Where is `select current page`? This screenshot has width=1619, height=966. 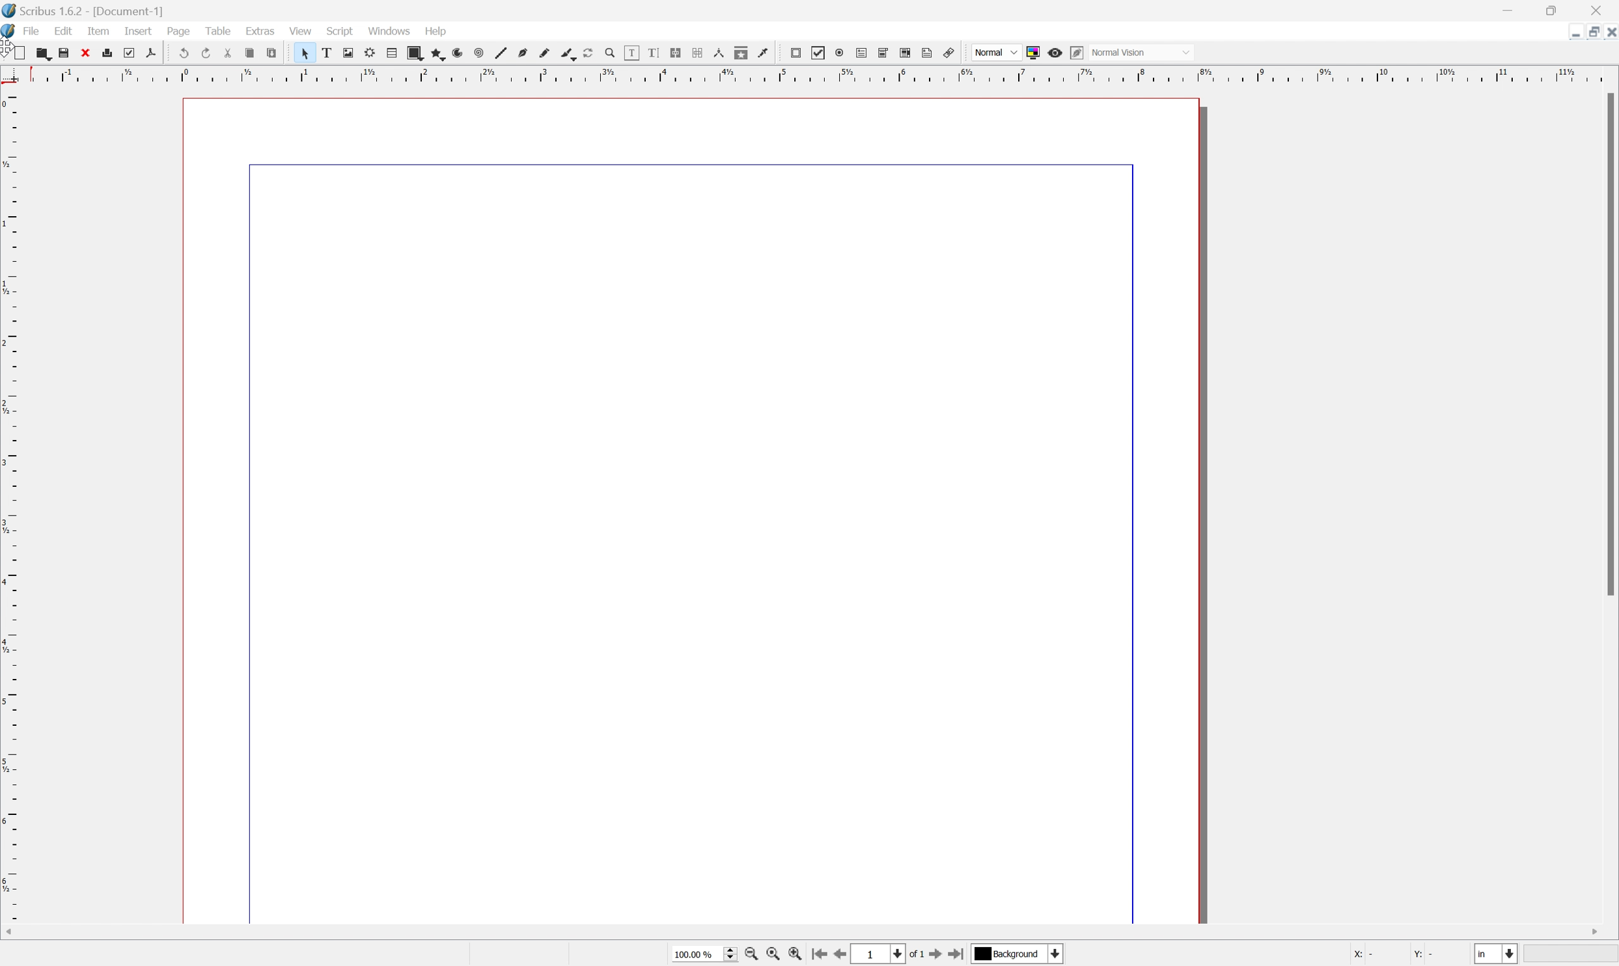
select current page is located at coordinates (885, 955).